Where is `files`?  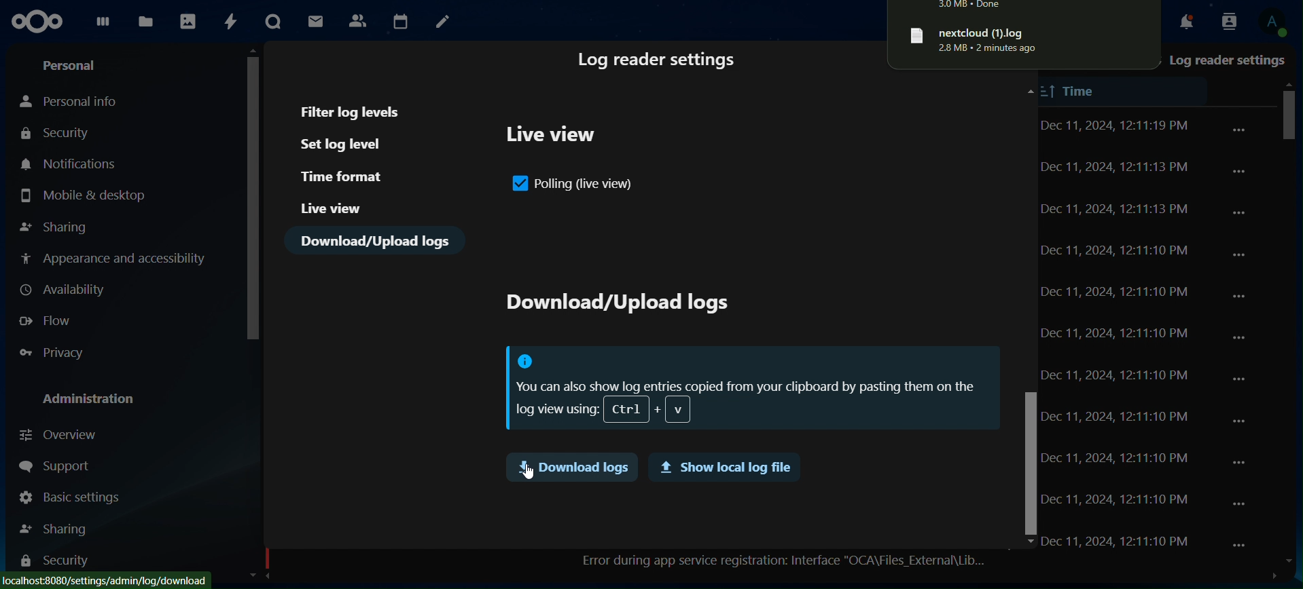 files is located at coordinates (145, 22).